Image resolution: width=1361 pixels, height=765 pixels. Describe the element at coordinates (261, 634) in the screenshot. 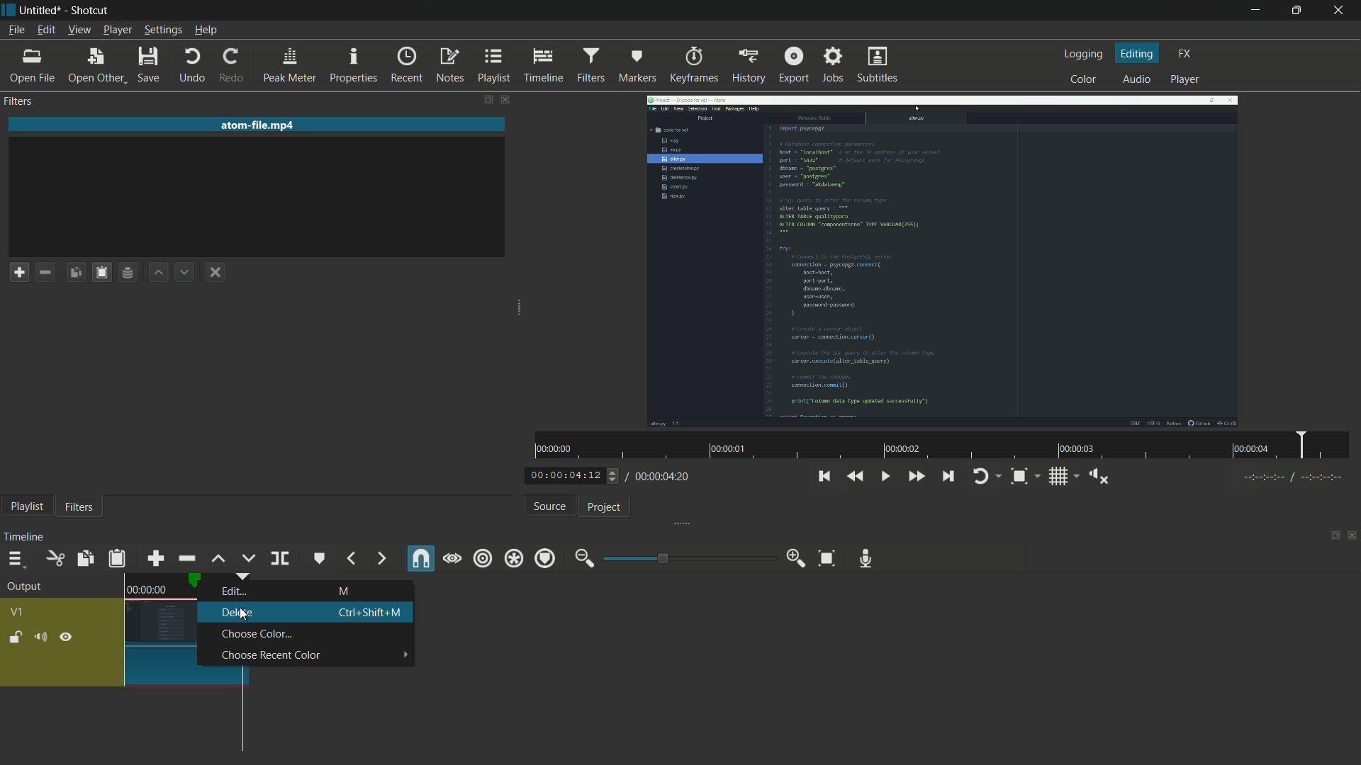

I see `choose color` at that location.